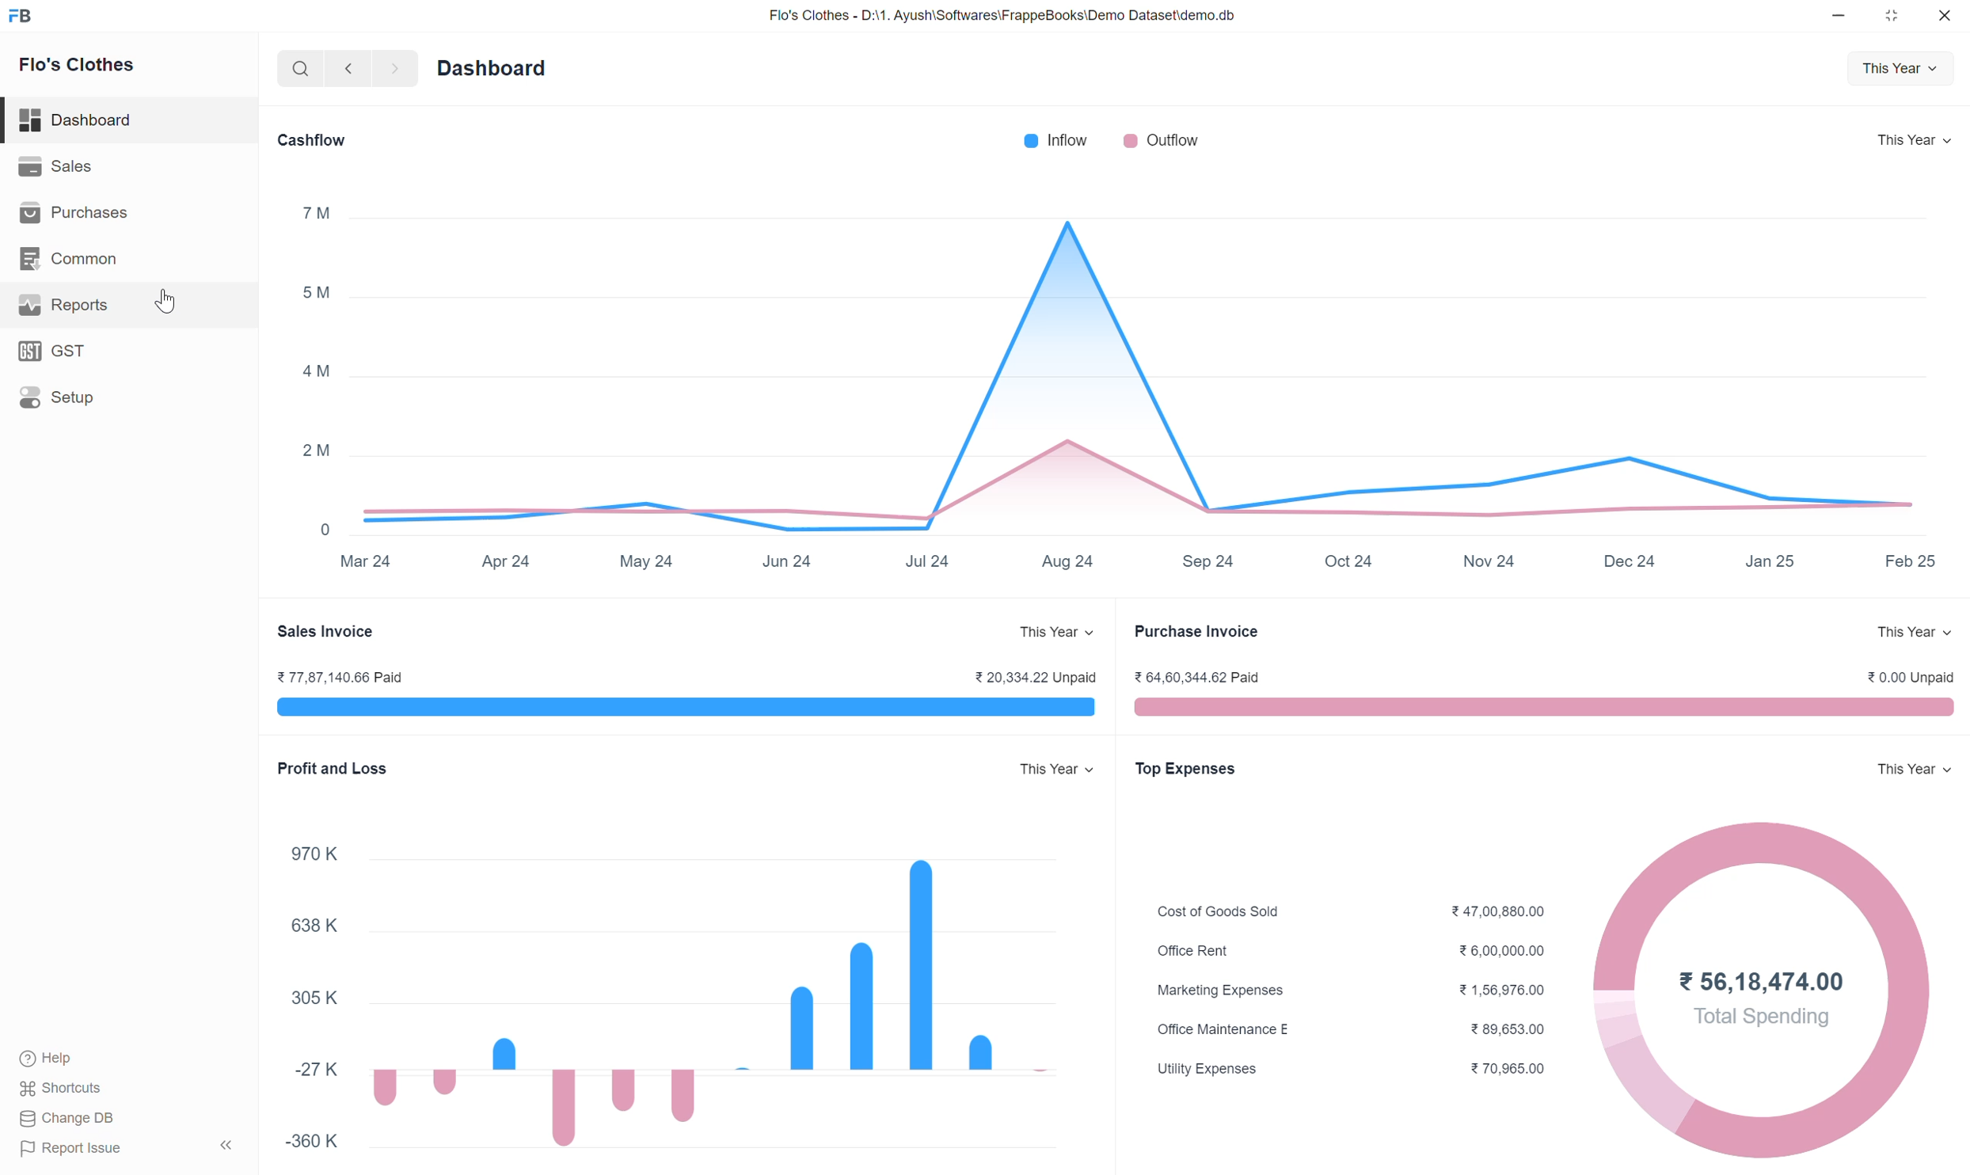 The image size is (1970, 1175). Describe the element at coordinates (787, 561) in the screenshot. I see `jun 24` at that location.